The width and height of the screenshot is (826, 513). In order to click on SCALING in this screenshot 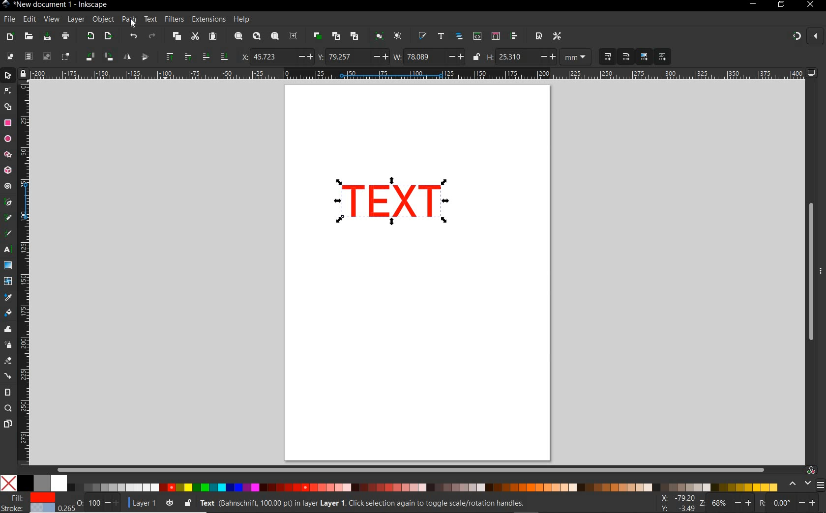, I will do `click(617, 57)`.